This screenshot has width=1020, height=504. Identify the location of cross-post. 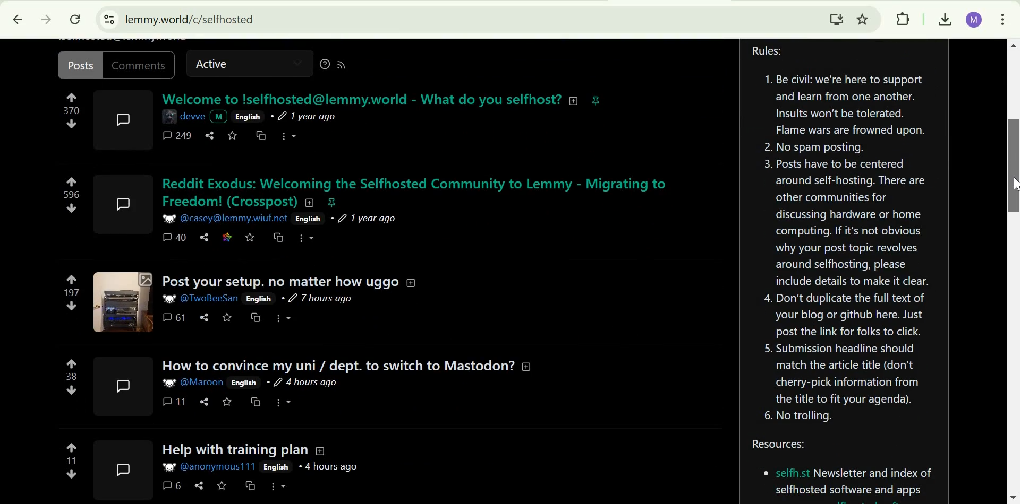
(279, 237).